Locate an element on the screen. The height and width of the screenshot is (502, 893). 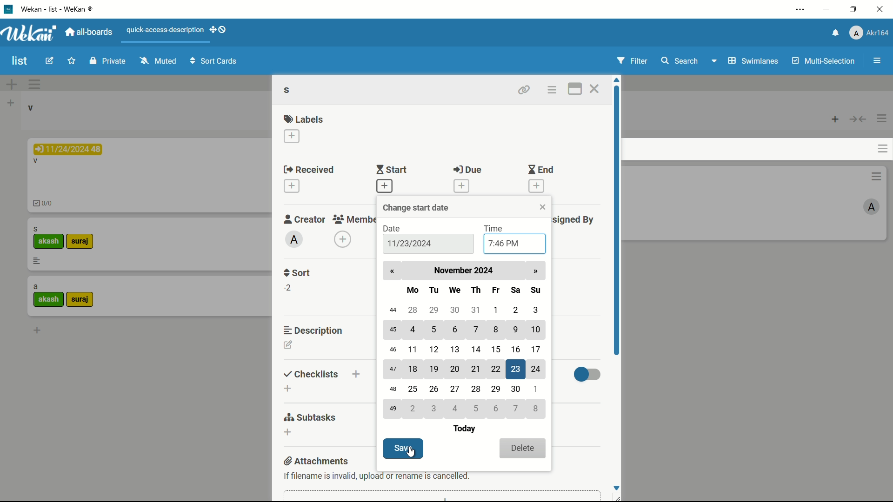
Scroll down is located at coordinates (618, 487).